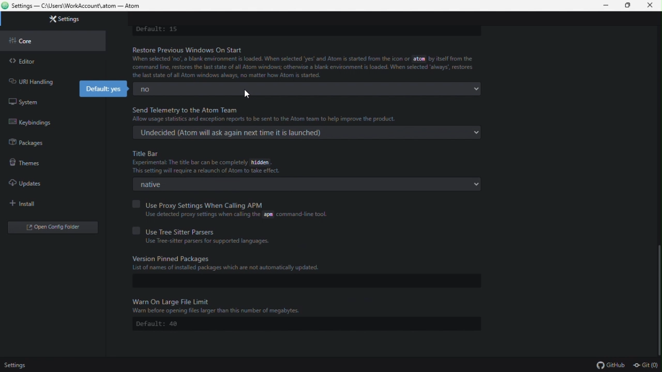  Describe the element at coordinates (52, 227) in the screenshot. I see `open config editor` at that location.